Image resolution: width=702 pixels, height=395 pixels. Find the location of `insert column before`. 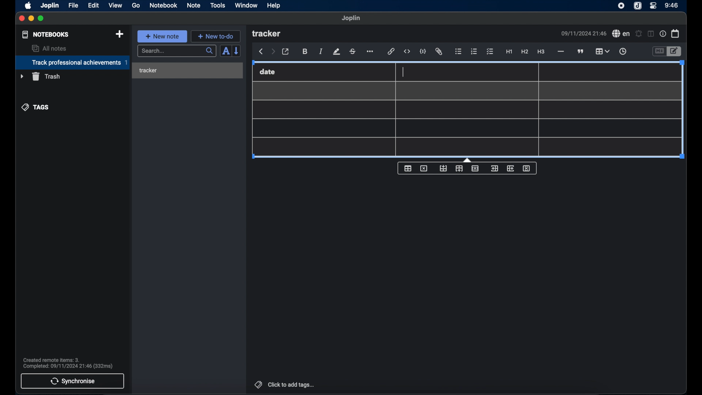

insert column before is located at coordinates (494, 168).